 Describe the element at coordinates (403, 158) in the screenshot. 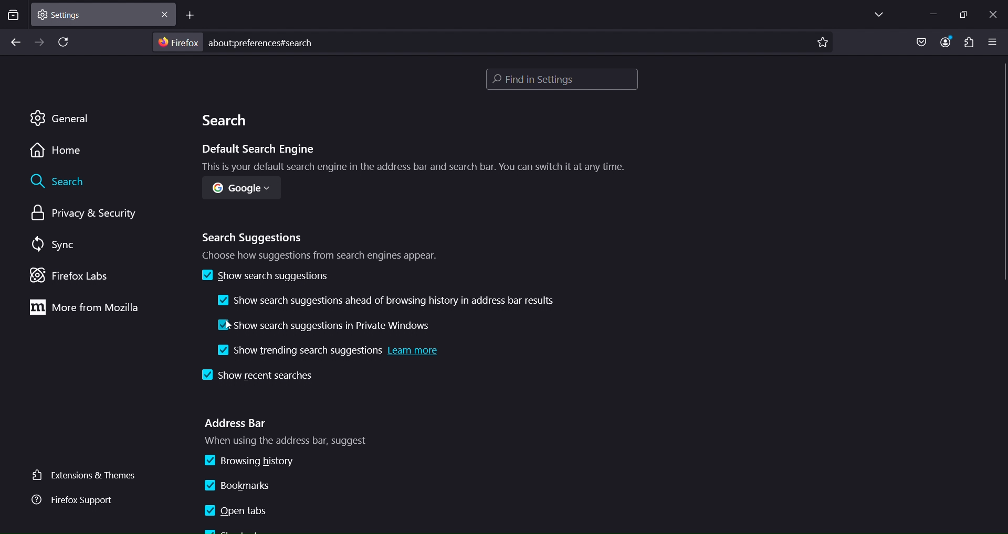

I see `Default Search Engine
This is your default search engine in the address bar and search bar. You can switch it at any time.` at that location.